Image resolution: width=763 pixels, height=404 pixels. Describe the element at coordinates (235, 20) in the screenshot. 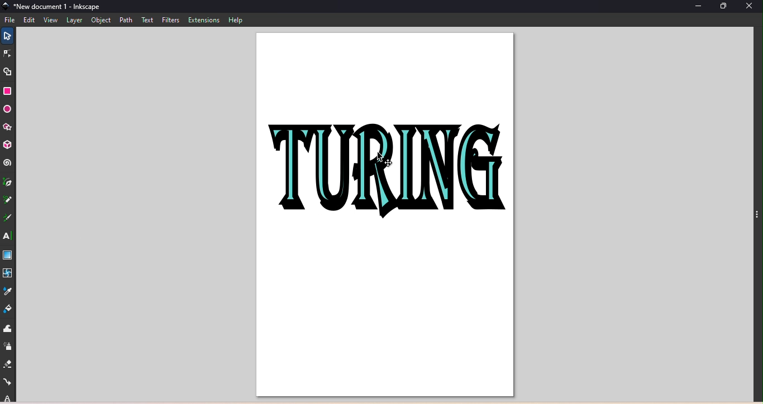

I see `Help` at that location.